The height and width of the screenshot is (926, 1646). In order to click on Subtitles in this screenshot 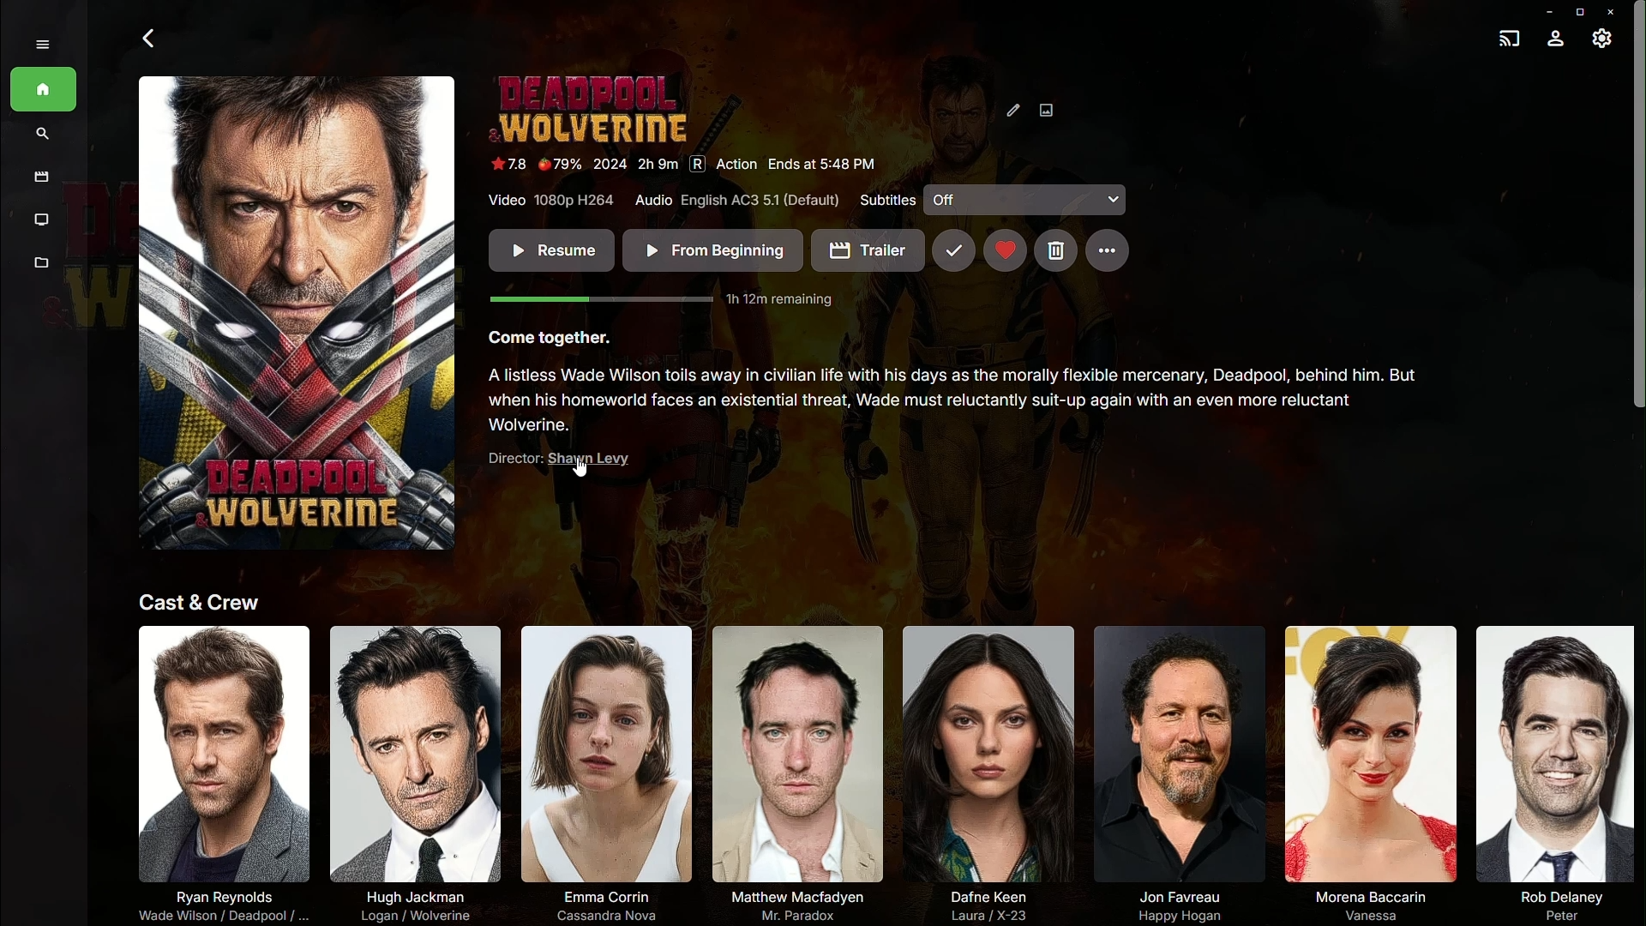, I will do `click(998, 201)`.